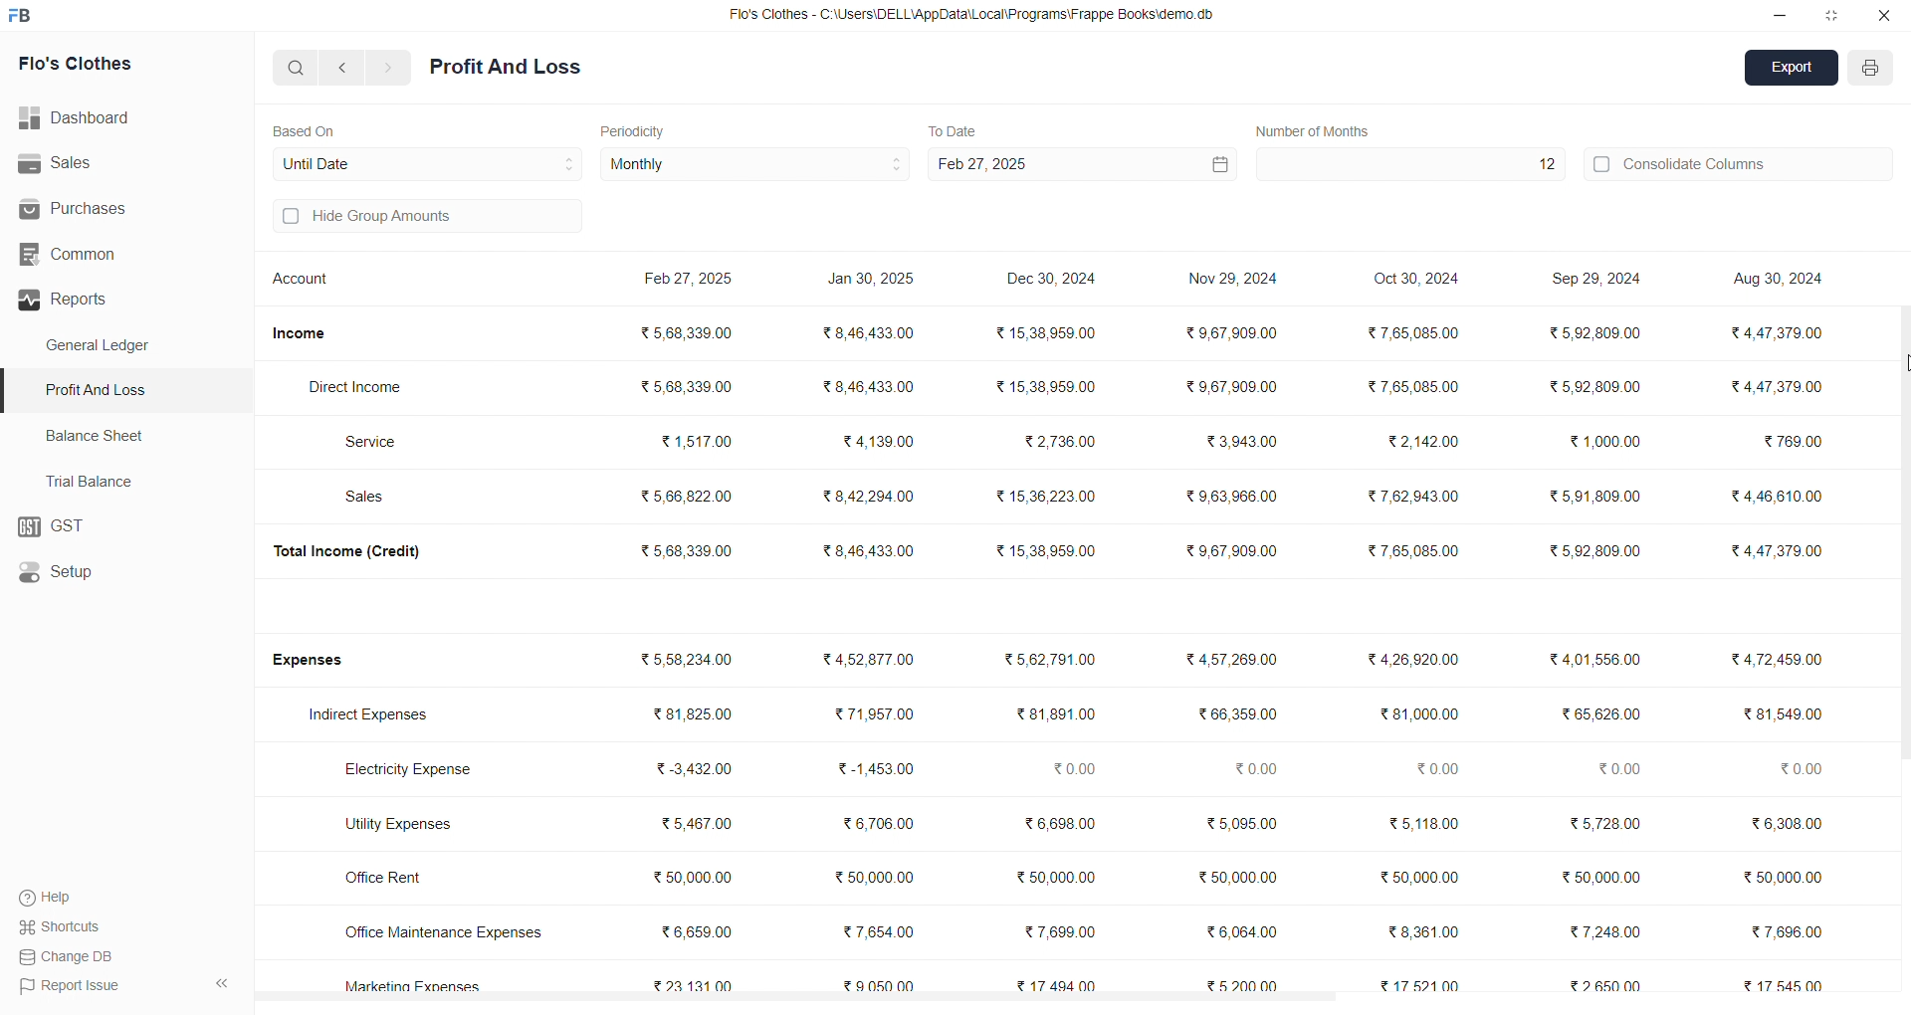 This screenshot has width=1911, height=1015. I want to click on ₹0.00, so click(1445, 769).